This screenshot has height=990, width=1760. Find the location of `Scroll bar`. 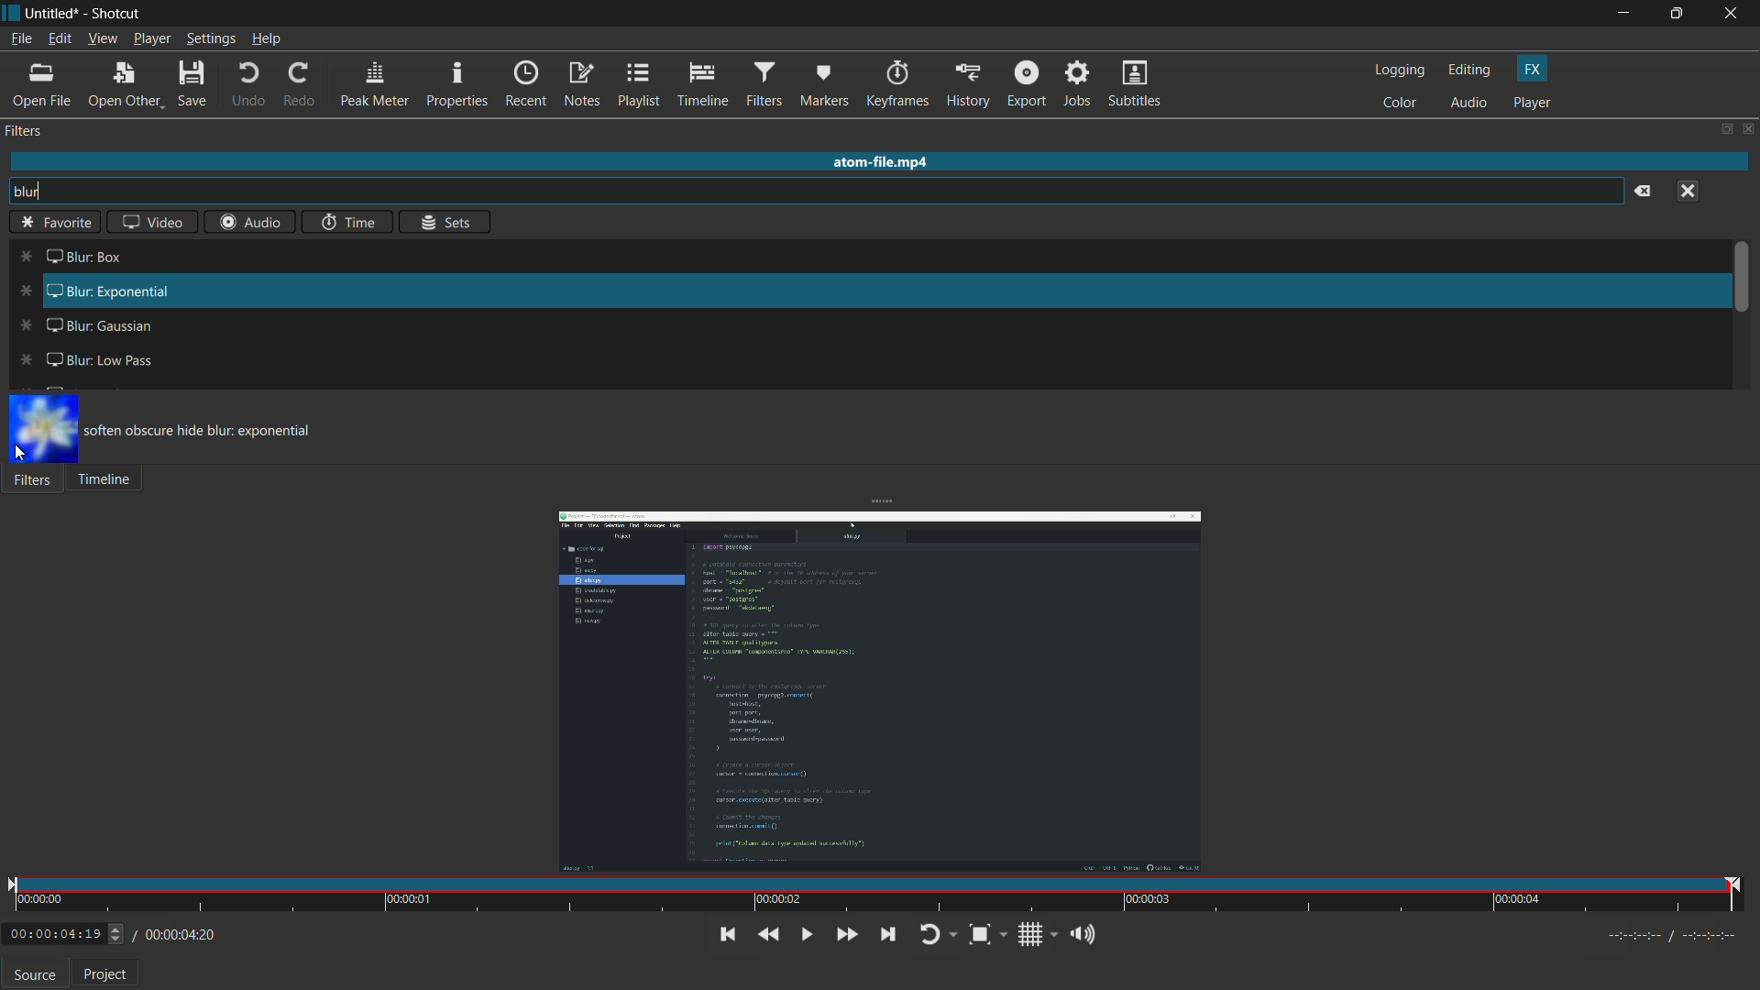

Scroll bar is located at coordinates (1743, 284).